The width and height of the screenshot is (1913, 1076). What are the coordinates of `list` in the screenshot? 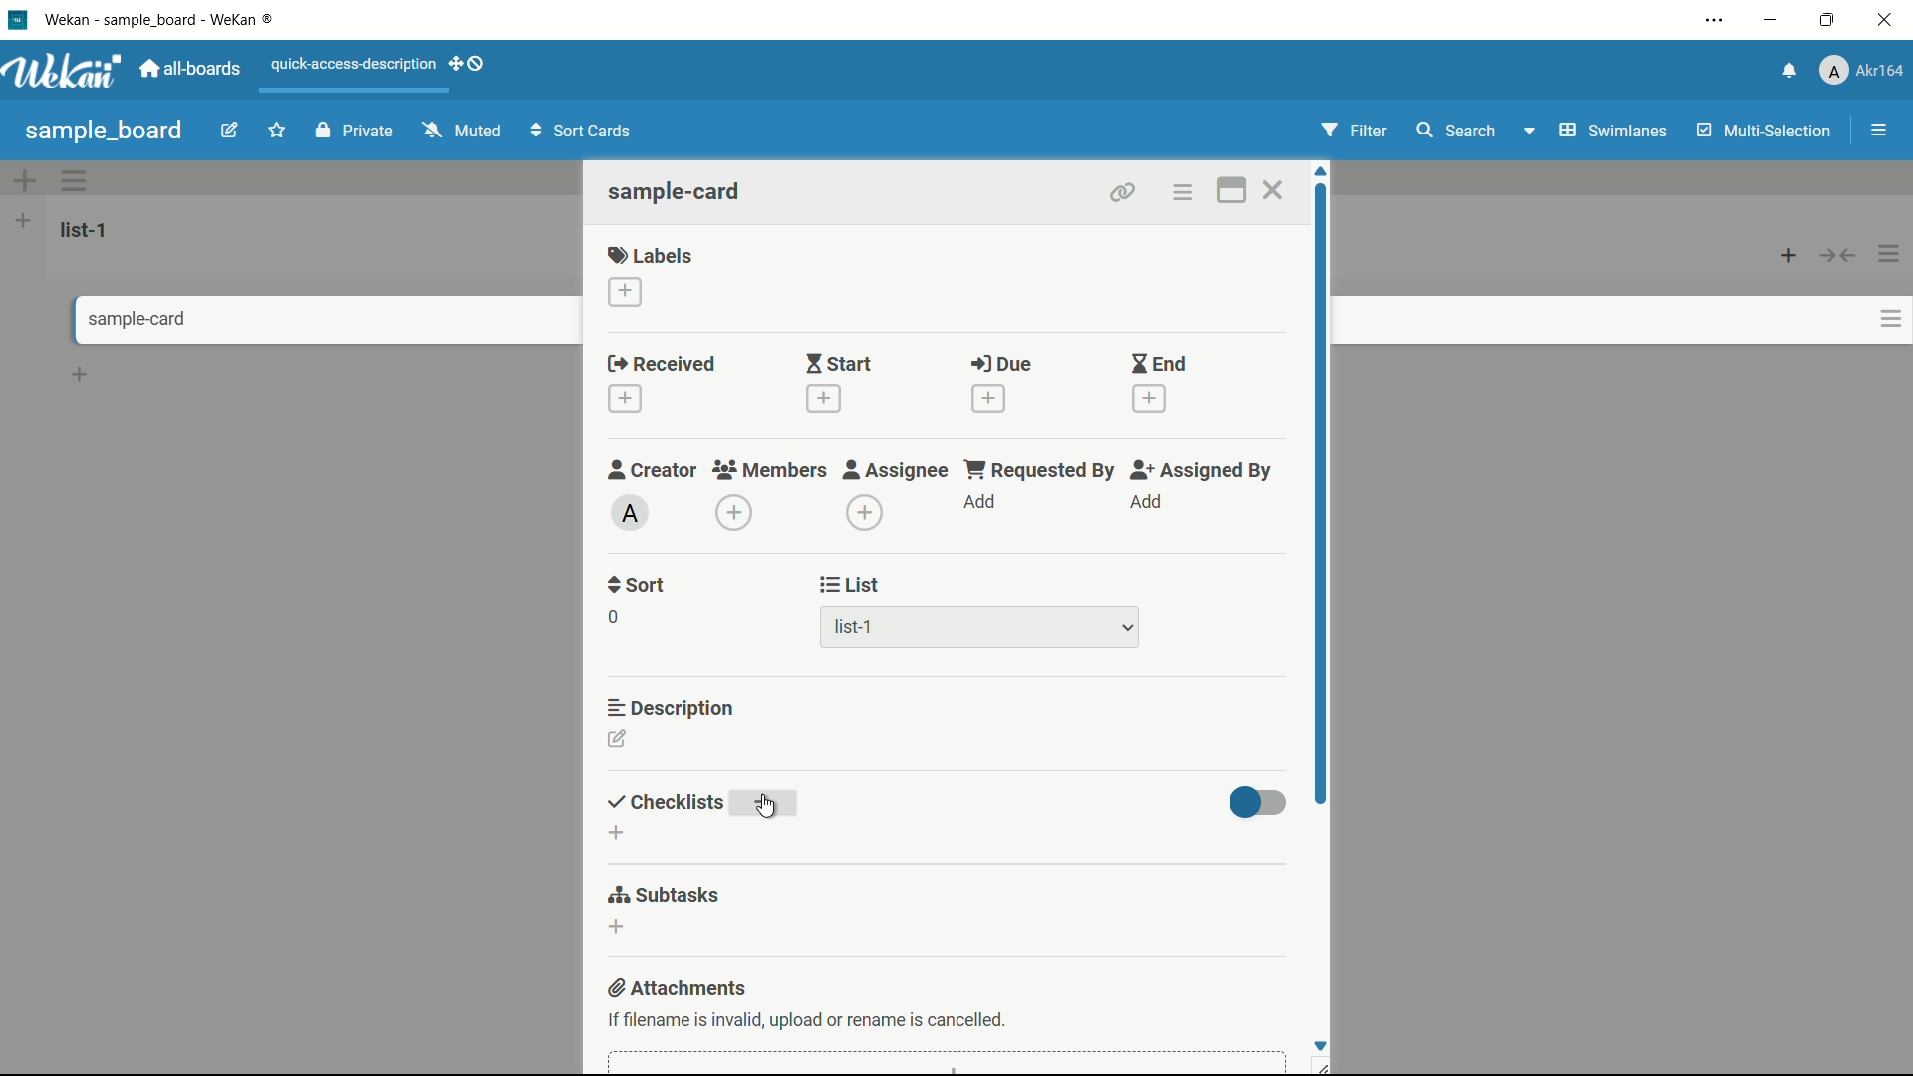 It's located at (851, 585).